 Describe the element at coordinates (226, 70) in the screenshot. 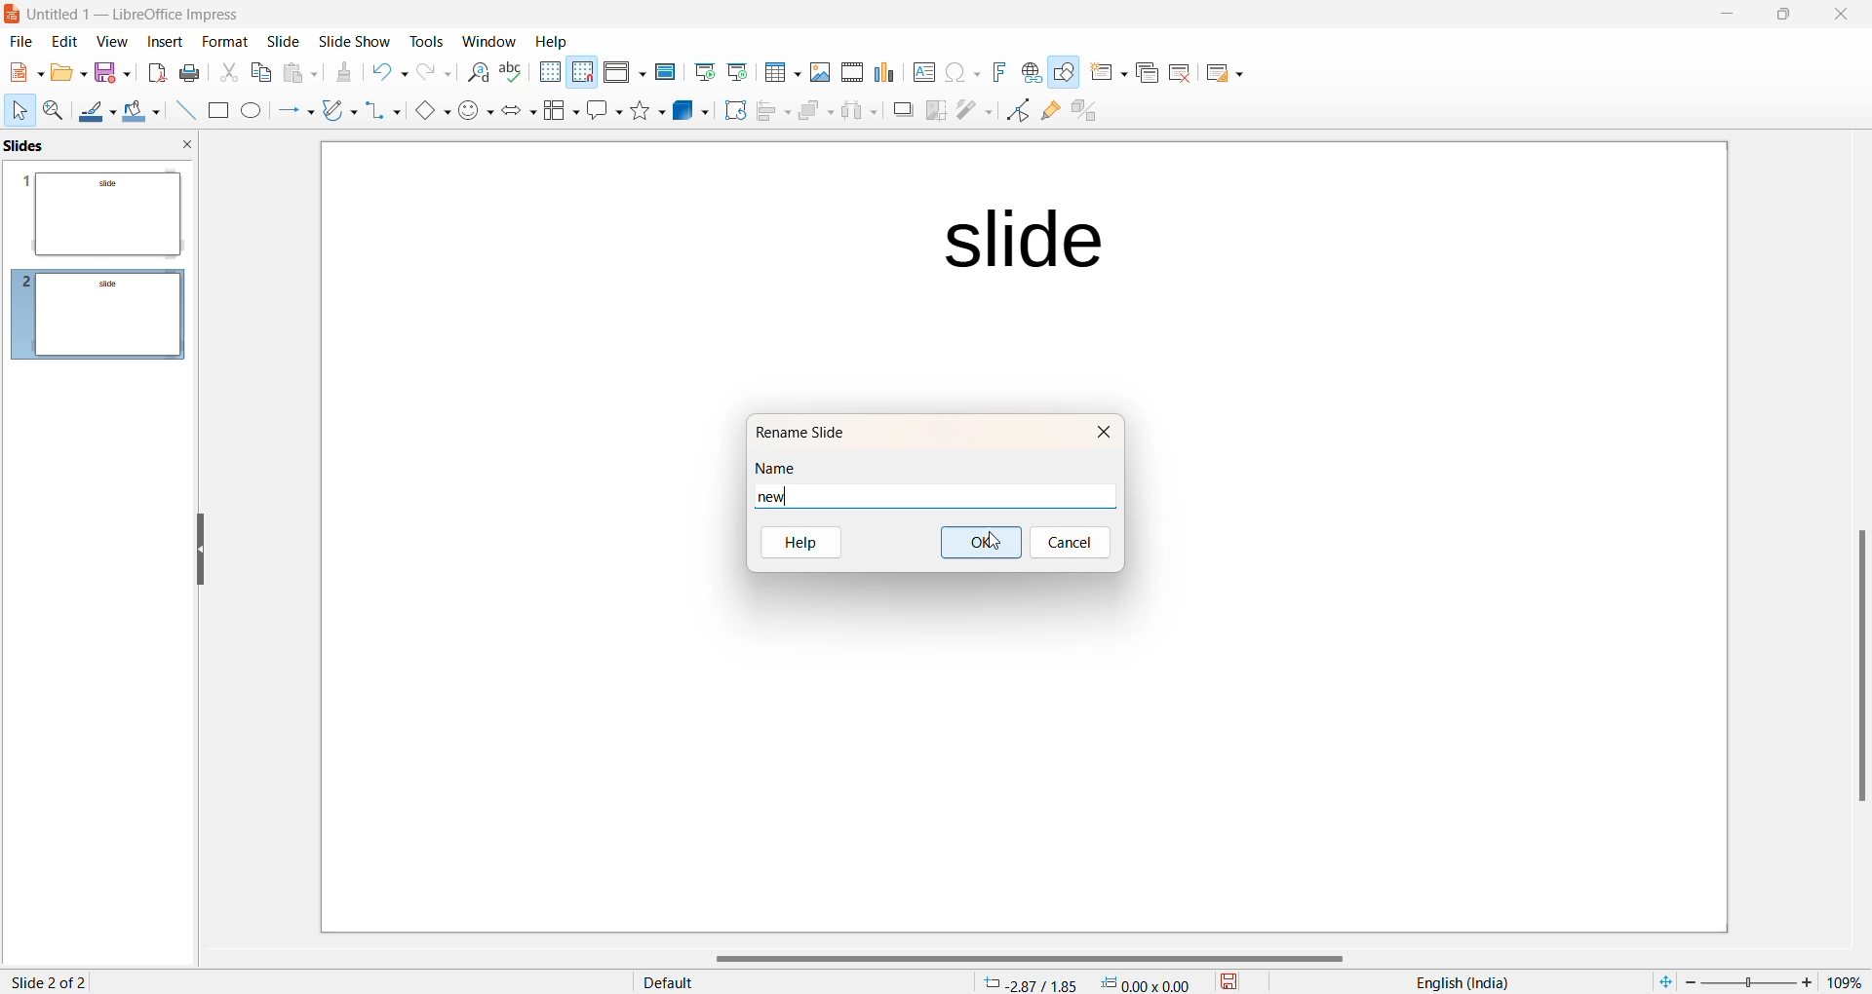

I see `Cut` at that location.